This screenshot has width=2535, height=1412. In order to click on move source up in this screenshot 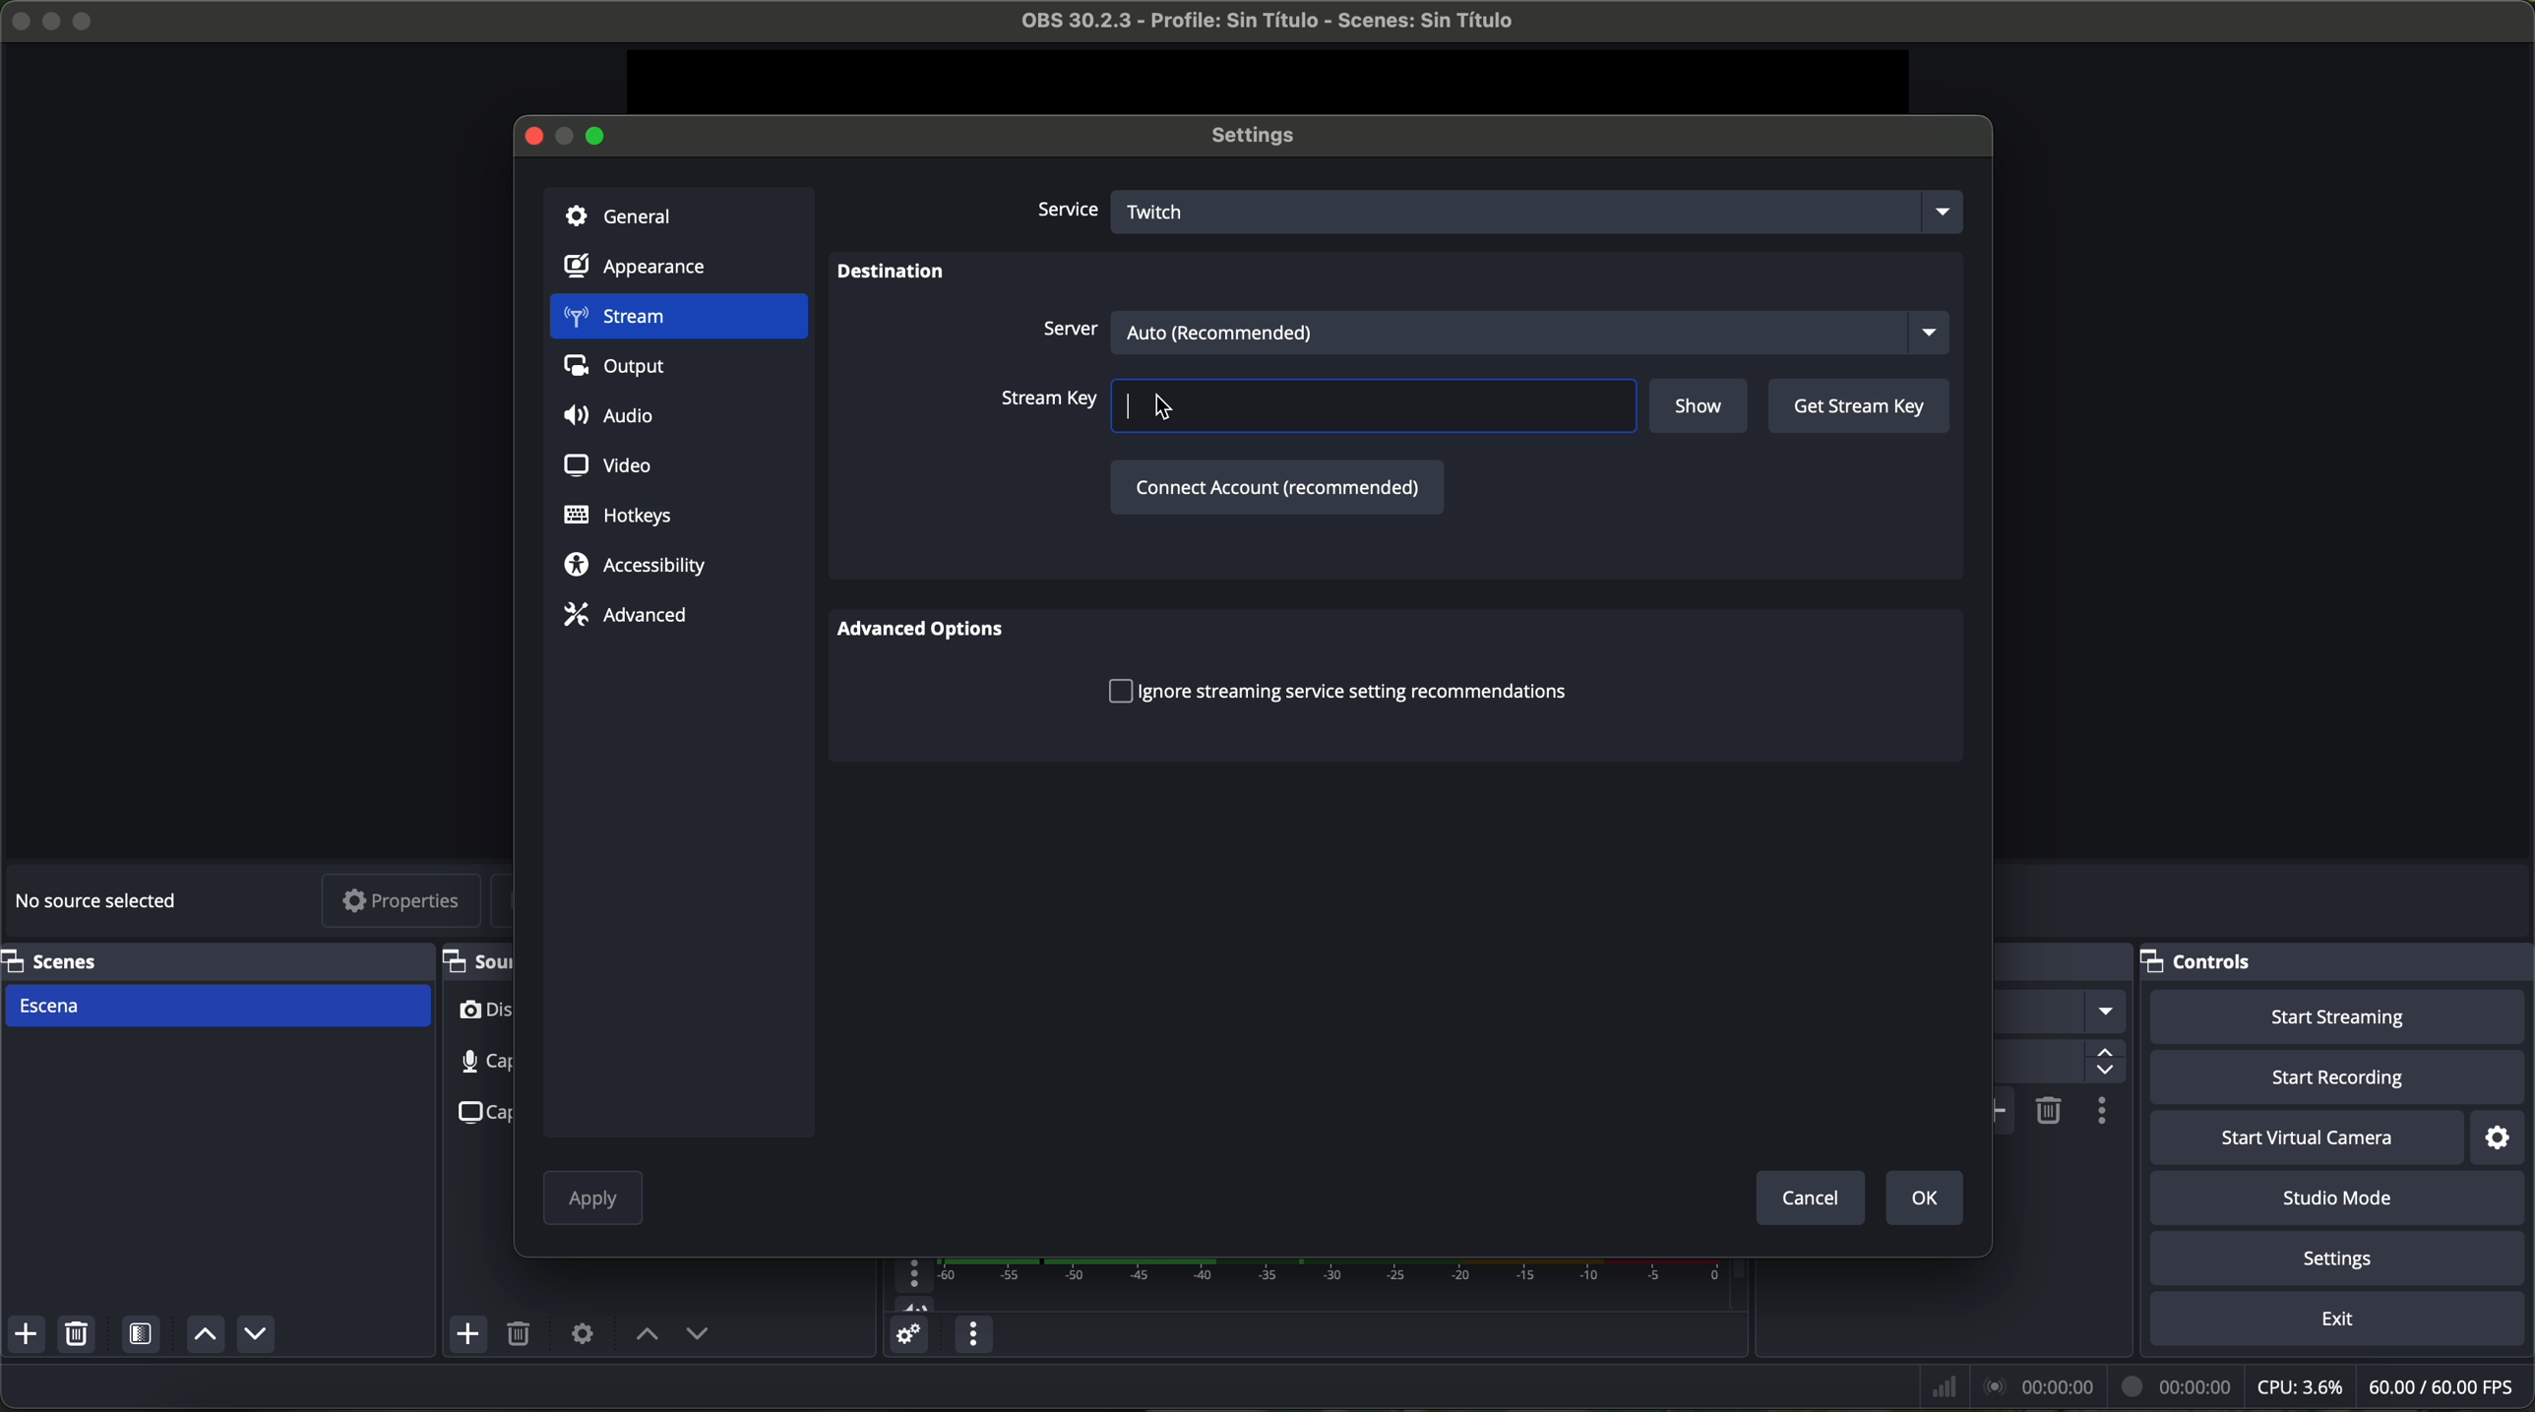, I will do `click(648, 1335)`.